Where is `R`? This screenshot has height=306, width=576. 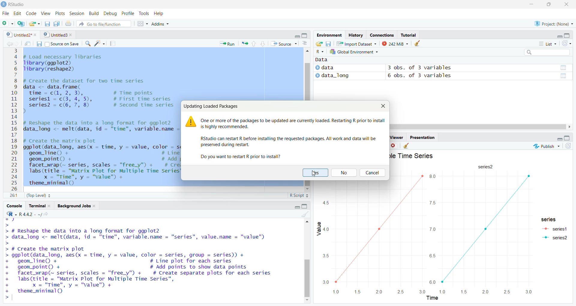
R is located at coordinates (319, 52).